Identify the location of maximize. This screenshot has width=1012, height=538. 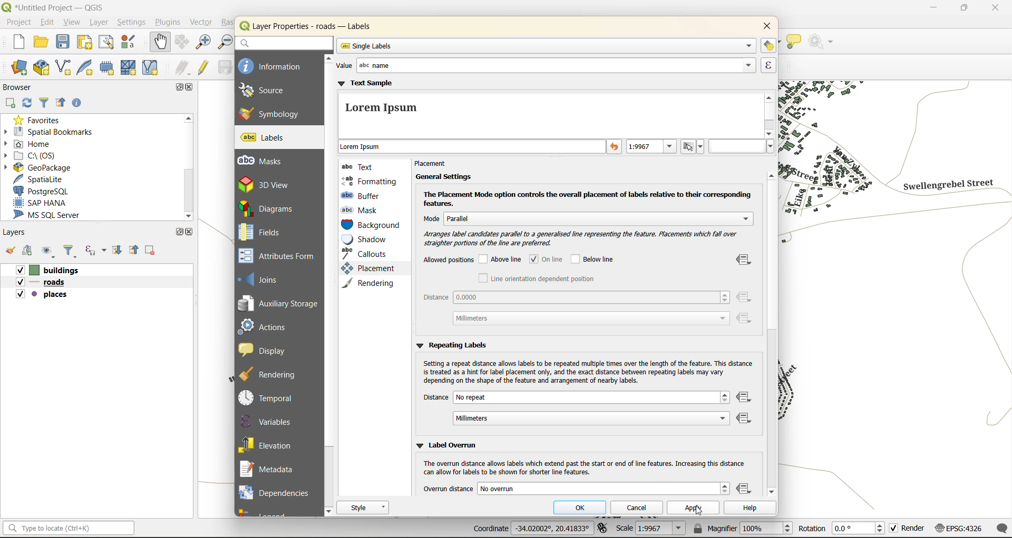
(964, 10).